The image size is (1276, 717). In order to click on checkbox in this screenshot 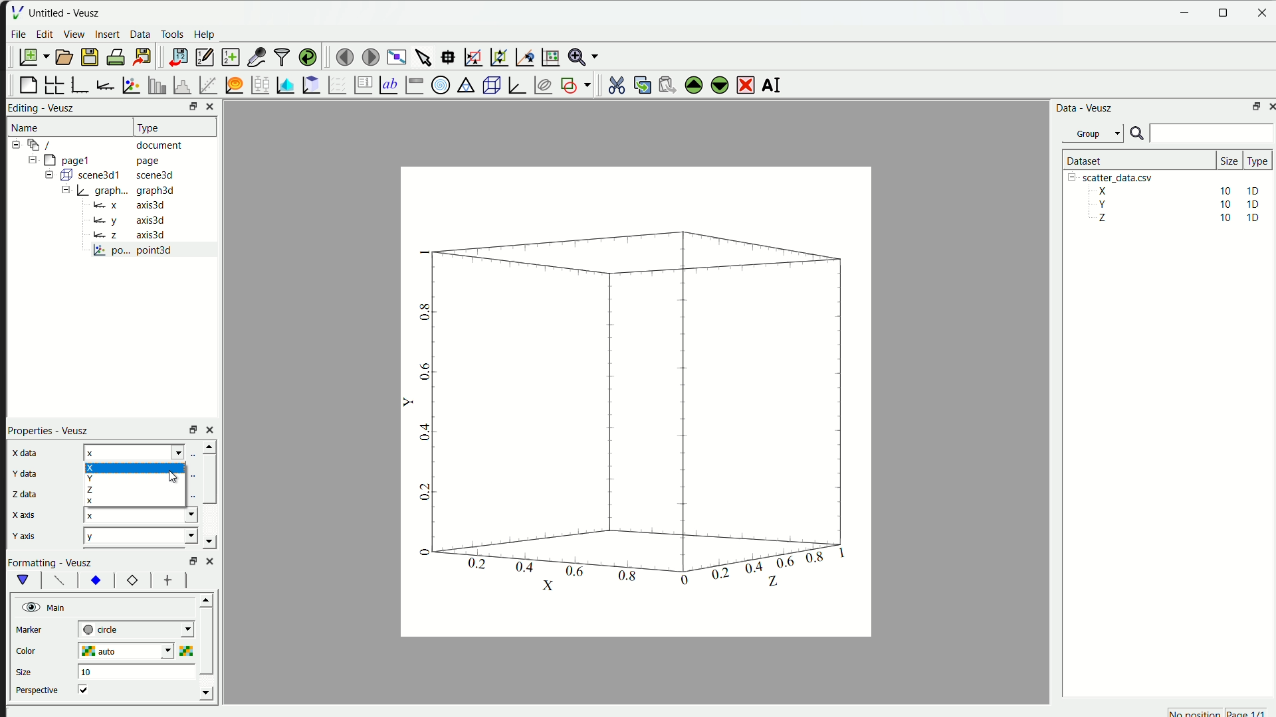, I will do `click(86, 689)`.